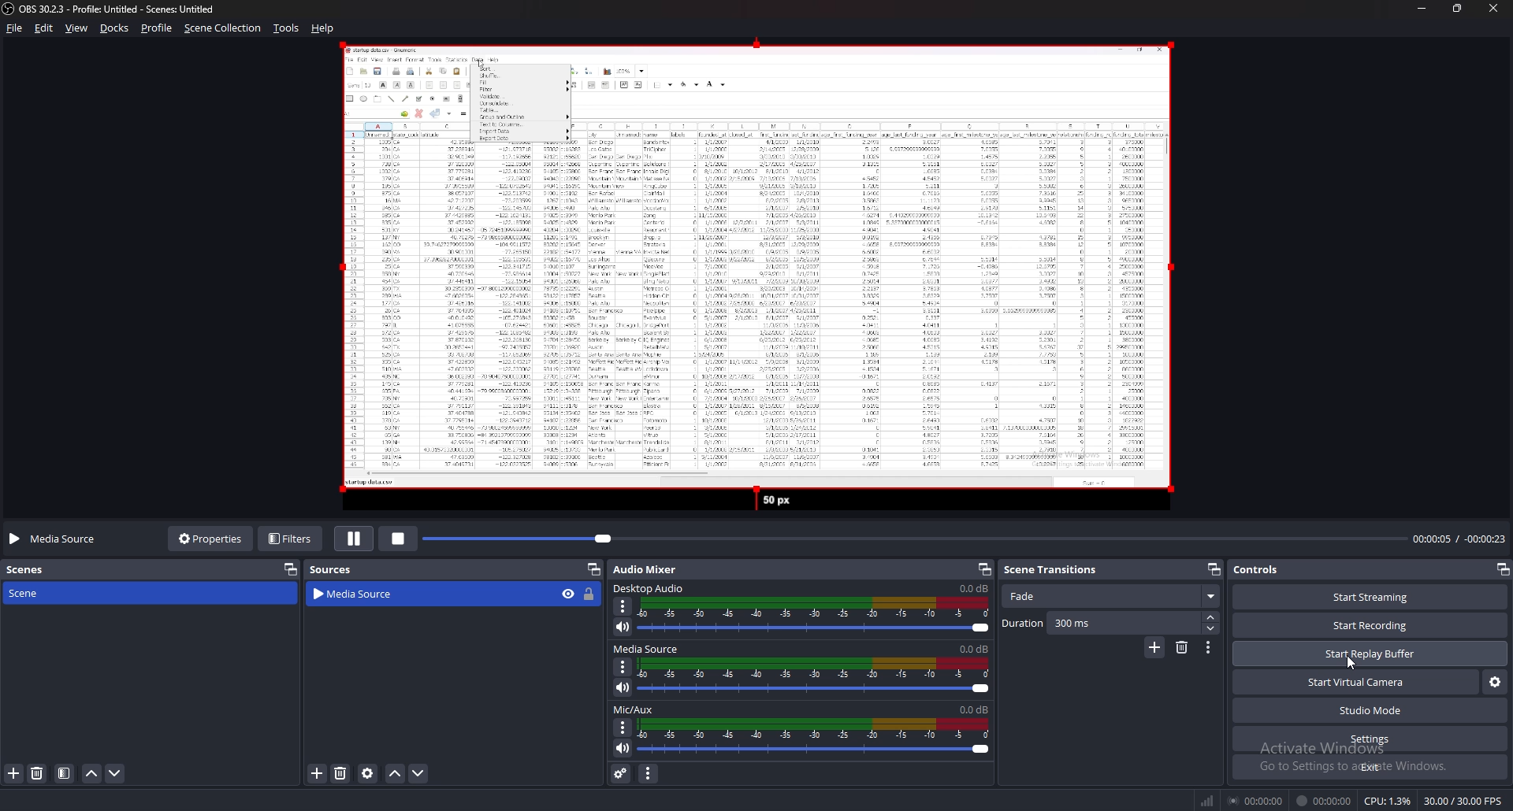 The width and height of the screenshot is (1513, 811). Describe the element at coordinates (1371, 653) in the screenshot. I see `start replay buffer` at that location.